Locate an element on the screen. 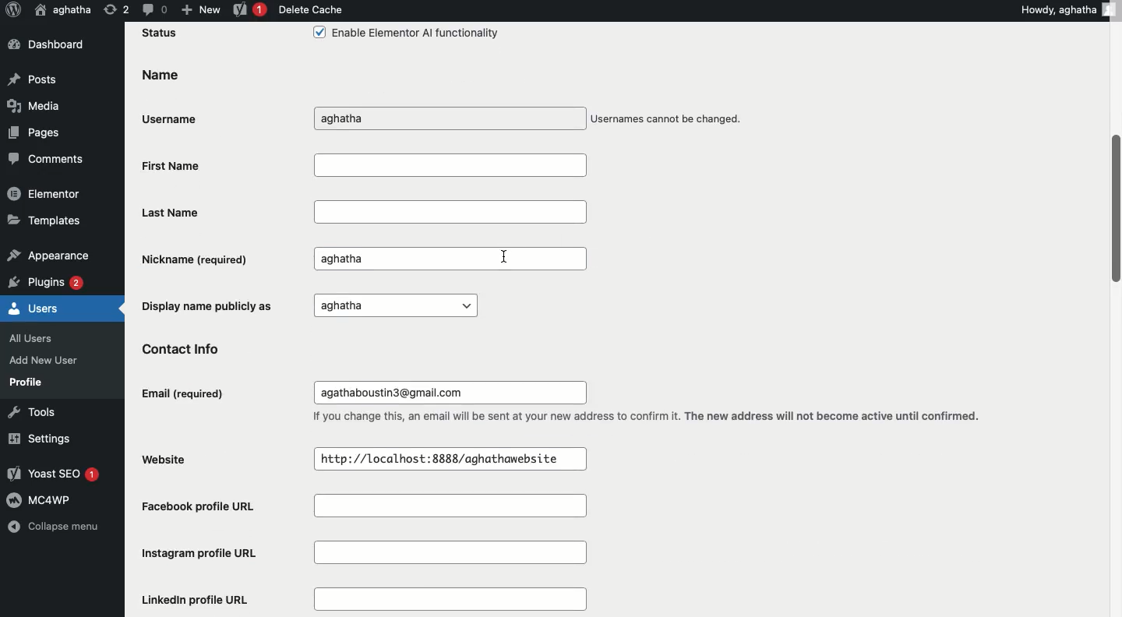 This screenshot has width=1122, height=617. Username is located at coordinates (440, 116).